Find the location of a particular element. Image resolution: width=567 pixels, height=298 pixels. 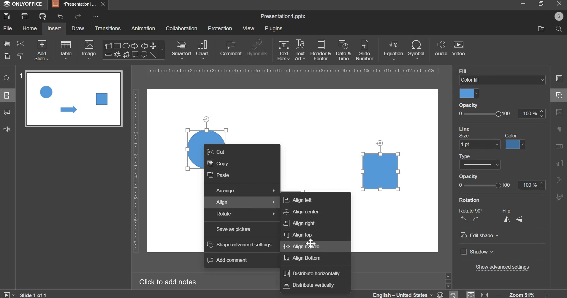

align left is located at coordinates (297, 200).